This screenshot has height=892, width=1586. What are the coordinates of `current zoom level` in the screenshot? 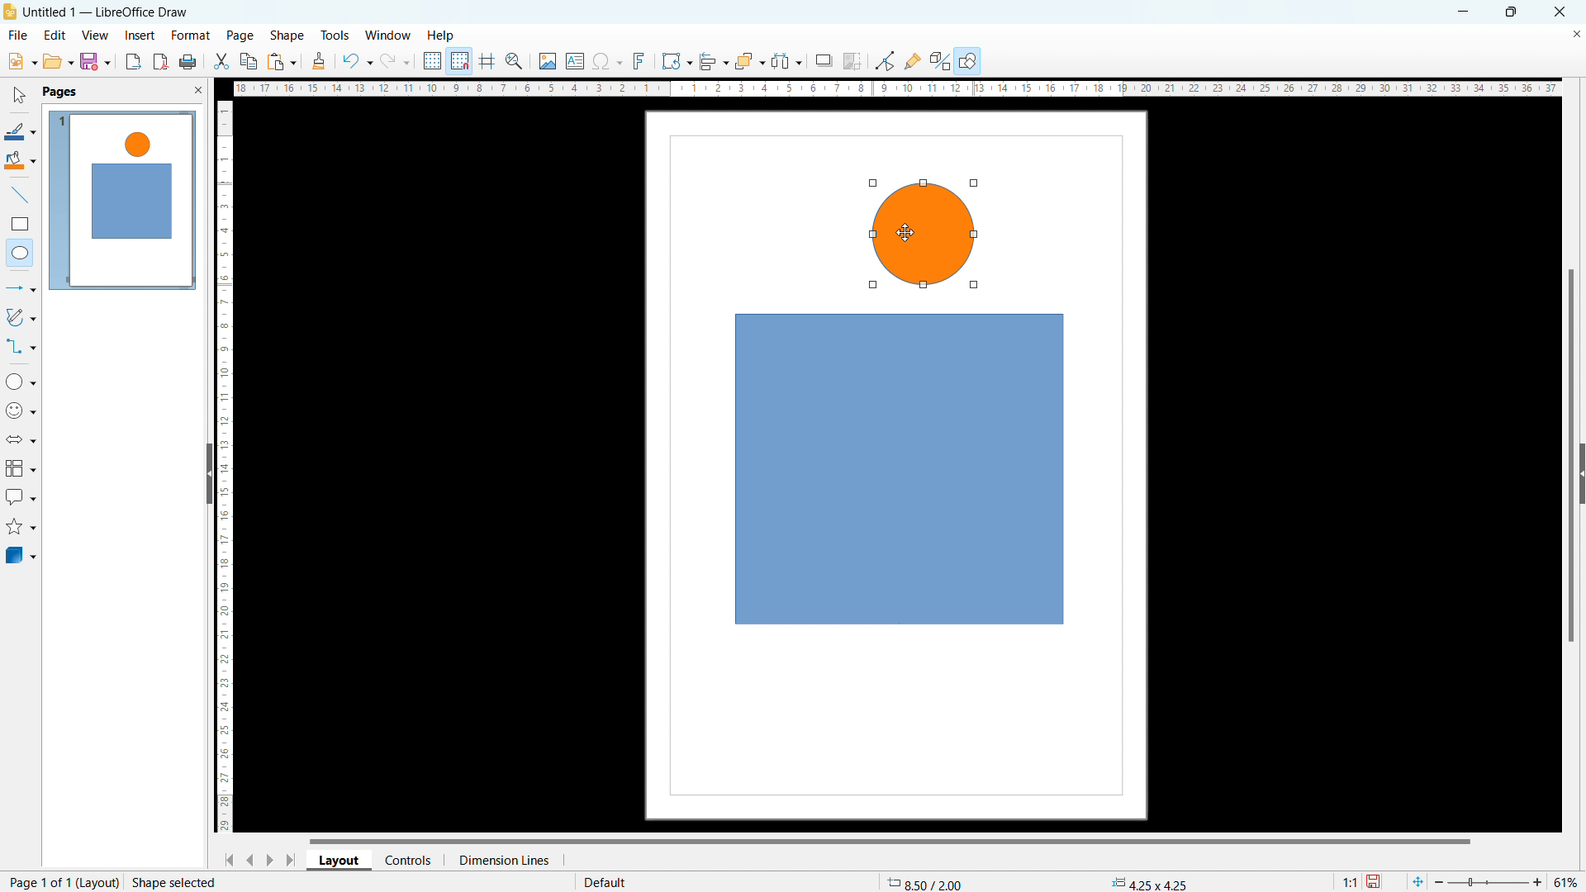 It's located at (1567, 882).